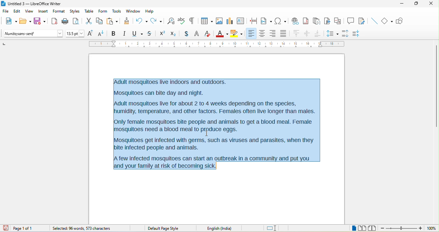 The width and height of the screenshot is (439, 232). What do you see at coordinates (171, 20) in the screenshot?
I see `find and replace` at bounding box center [171, 20].